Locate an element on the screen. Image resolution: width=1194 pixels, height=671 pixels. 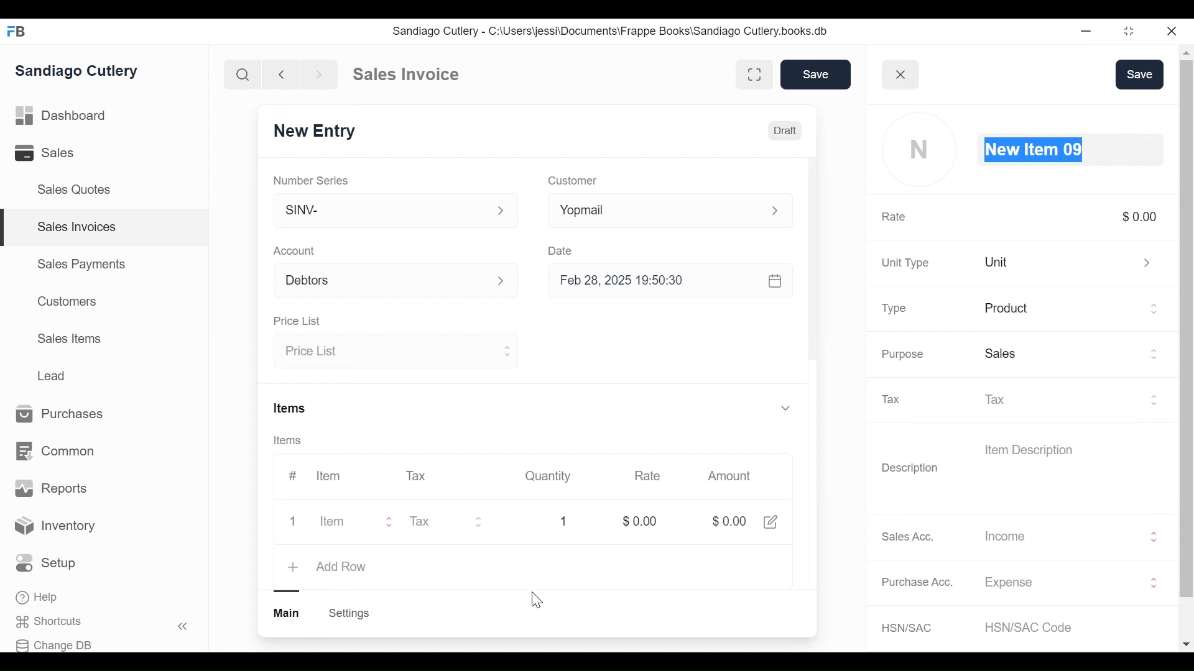
Account is located at coordinates (296, 250).